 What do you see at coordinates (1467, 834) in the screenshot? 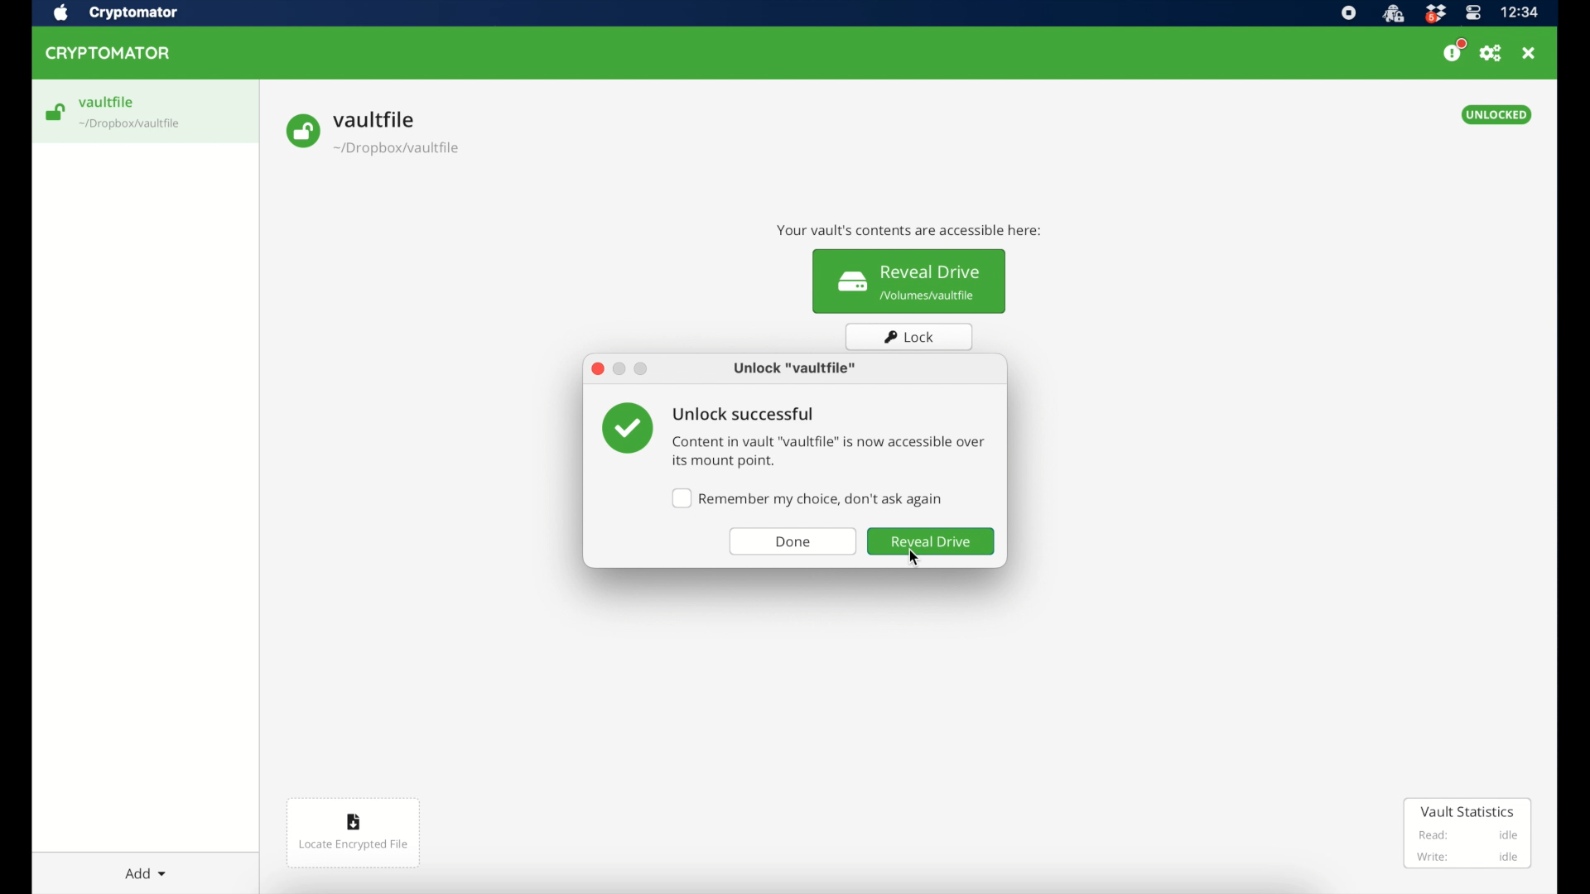
I see `vault statistics` at bounding box center [1467, 834].